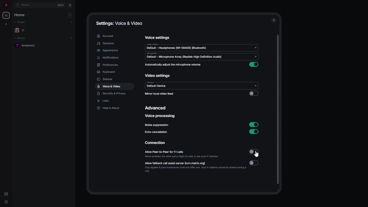 This screenshot has width=368, height=207. Describe the element at coordinates (255, 163) in the screenshot. I see `disabled` at that location.